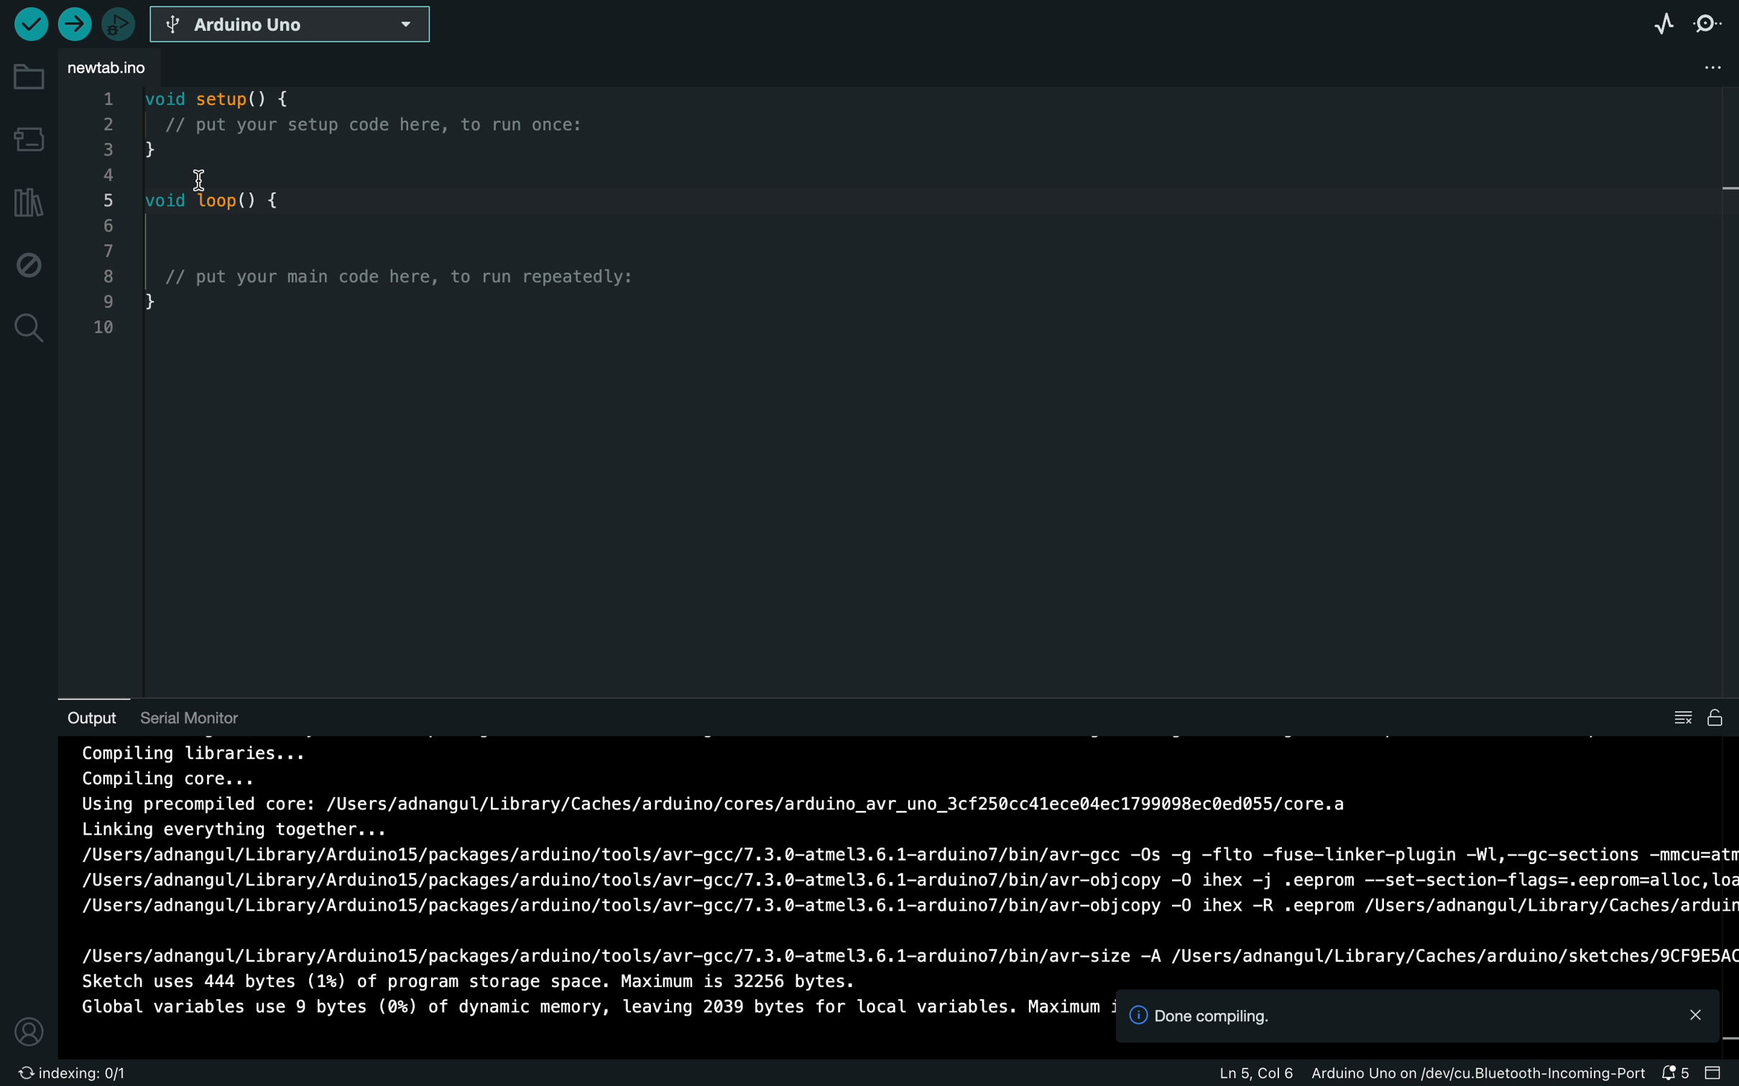 Image resolution: width=1739 pixels, height=1086 pixels. I want to click on profile, so click(27, 1029).